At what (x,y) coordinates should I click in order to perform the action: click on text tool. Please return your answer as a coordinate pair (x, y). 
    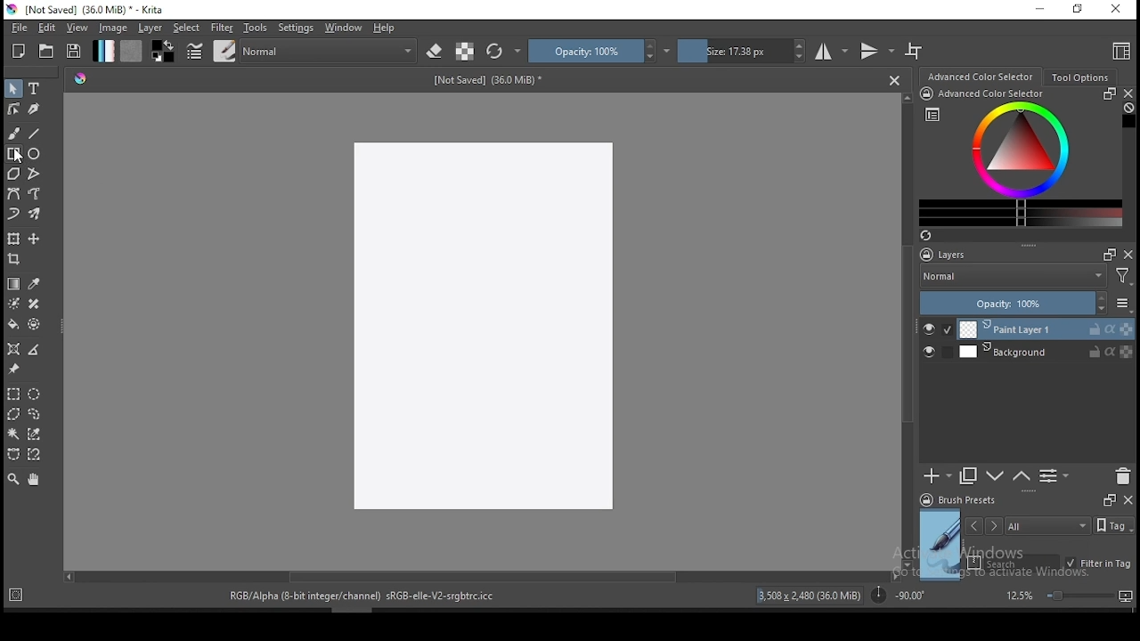
    Looking at the image, I should click on (35, 89).